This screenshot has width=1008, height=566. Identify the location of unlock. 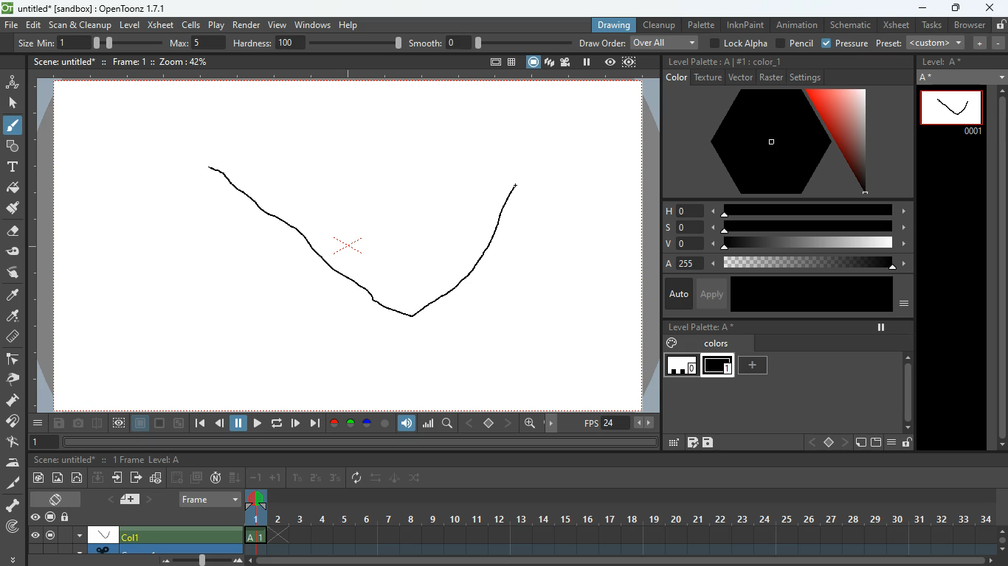
(1000, 24).